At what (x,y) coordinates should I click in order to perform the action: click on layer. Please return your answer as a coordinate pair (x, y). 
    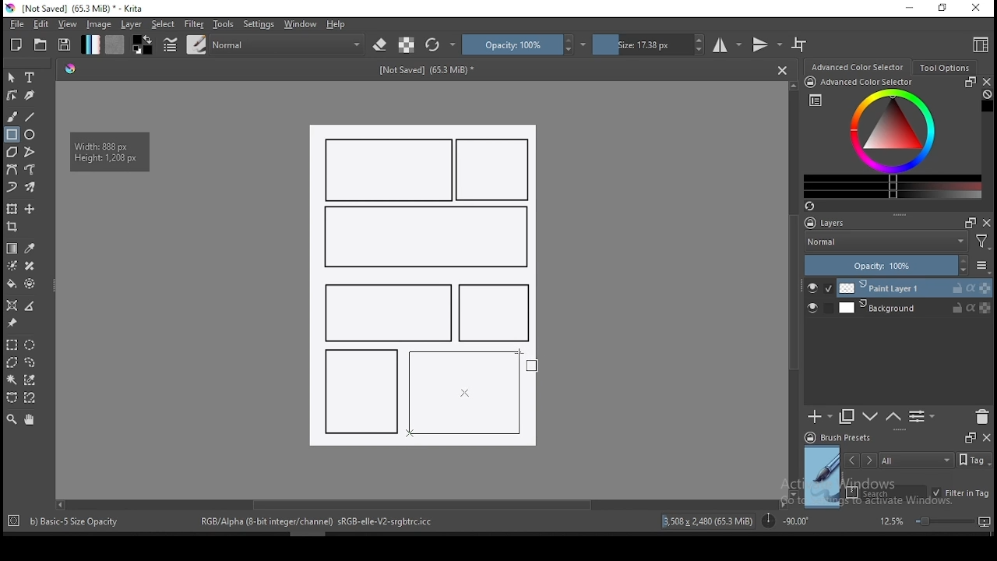
    Looking at the image, I should click on (914, 308).